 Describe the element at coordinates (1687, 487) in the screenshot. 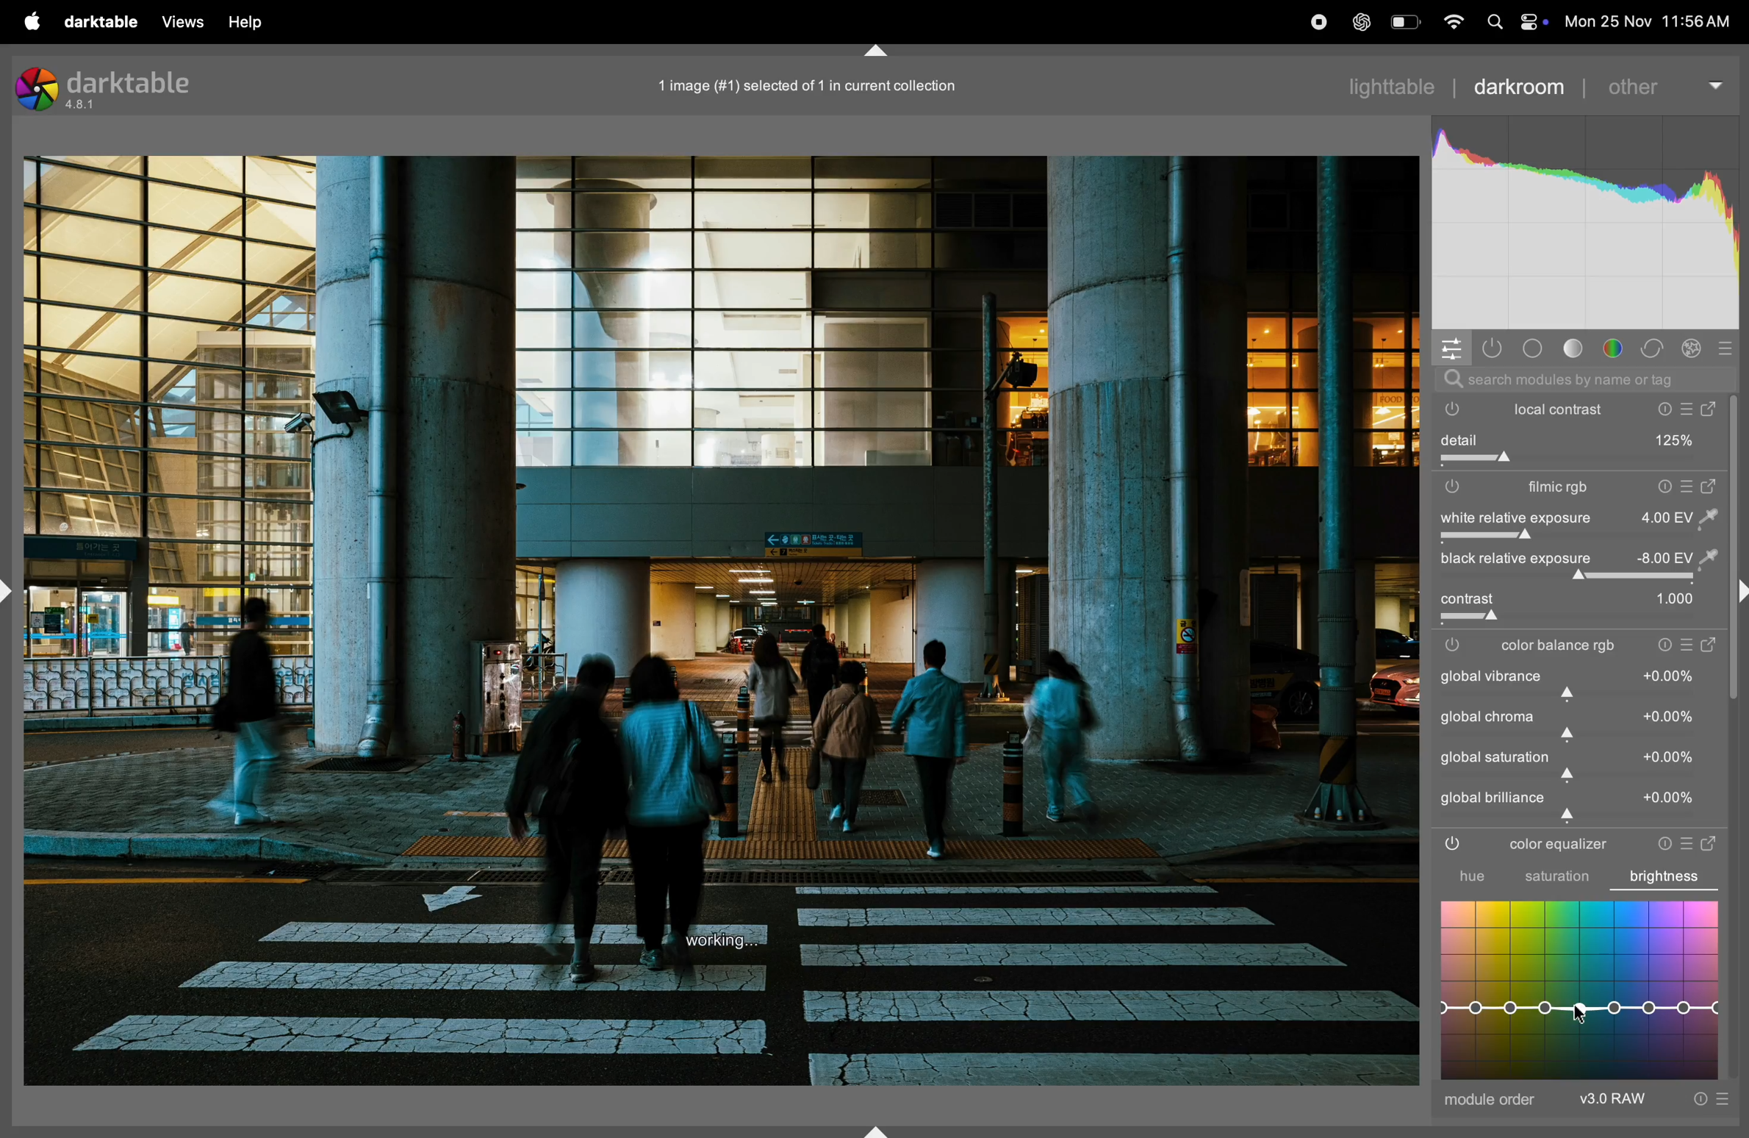

I see `presets` at that location.